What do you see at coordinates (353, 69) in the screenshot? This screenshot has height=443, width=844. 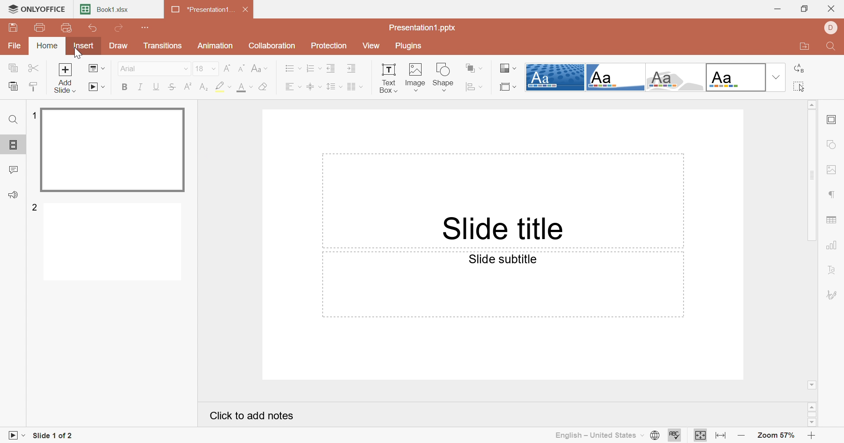 I see `Increase Indent` at bounding box center [353, 69].